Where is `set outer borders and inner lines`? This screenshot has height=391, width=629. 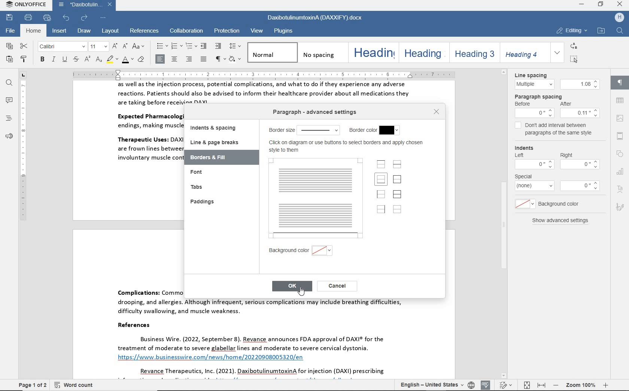 set outer borders and inner lines is located at coordinates (398, 193).